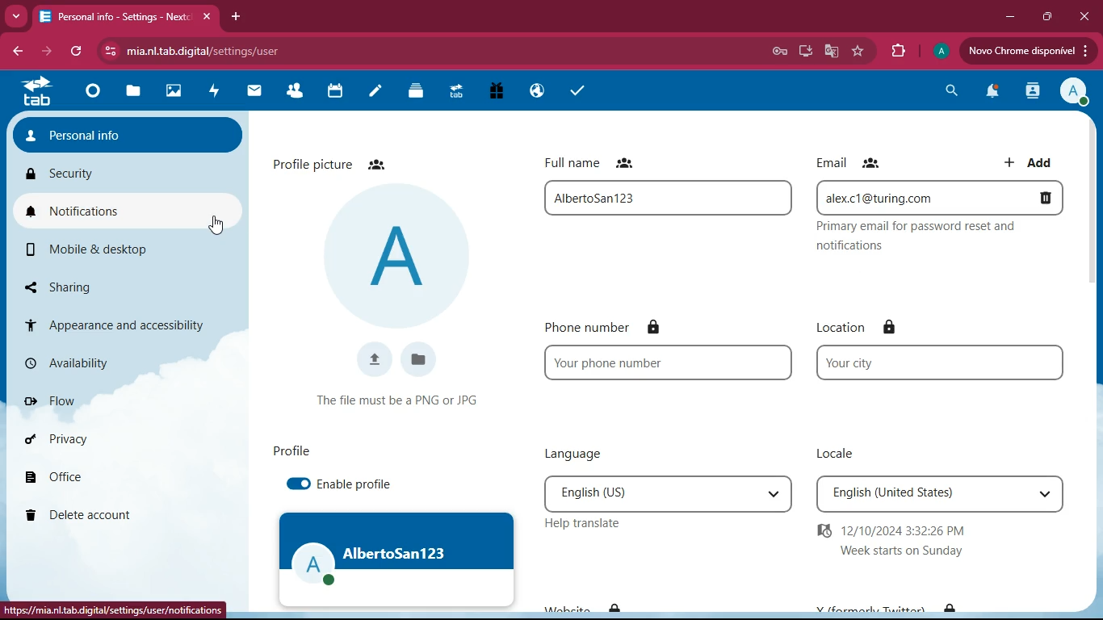 This screenshot has width=1103, height=620. I want to click on email, so click(944, 238).